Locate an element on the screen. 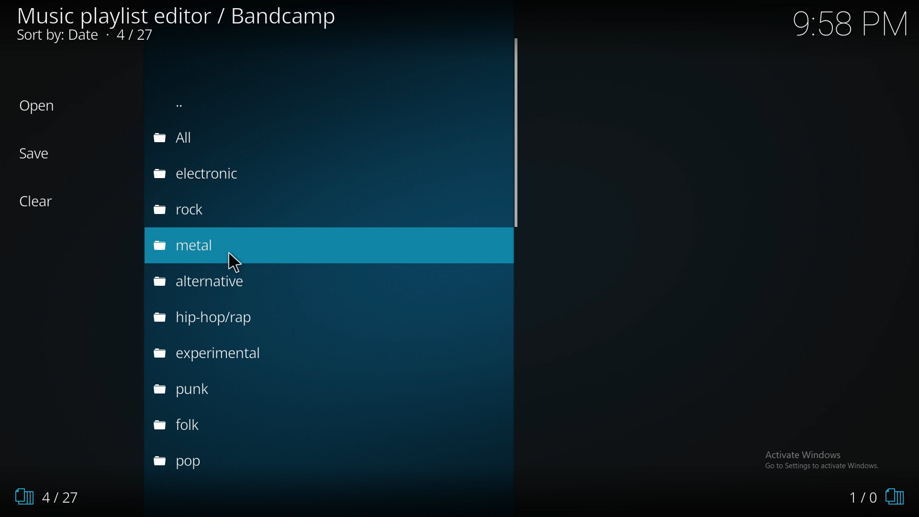 This screenshot has height=517, width=919. Sort by: Date • 4/27 is located at coordinates (91, 38).